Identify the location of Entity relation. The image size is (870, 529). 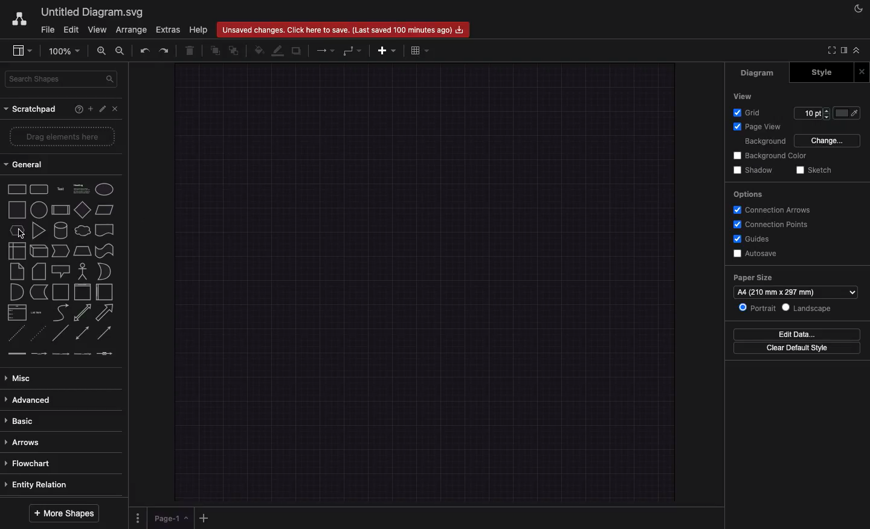
(42, 485).